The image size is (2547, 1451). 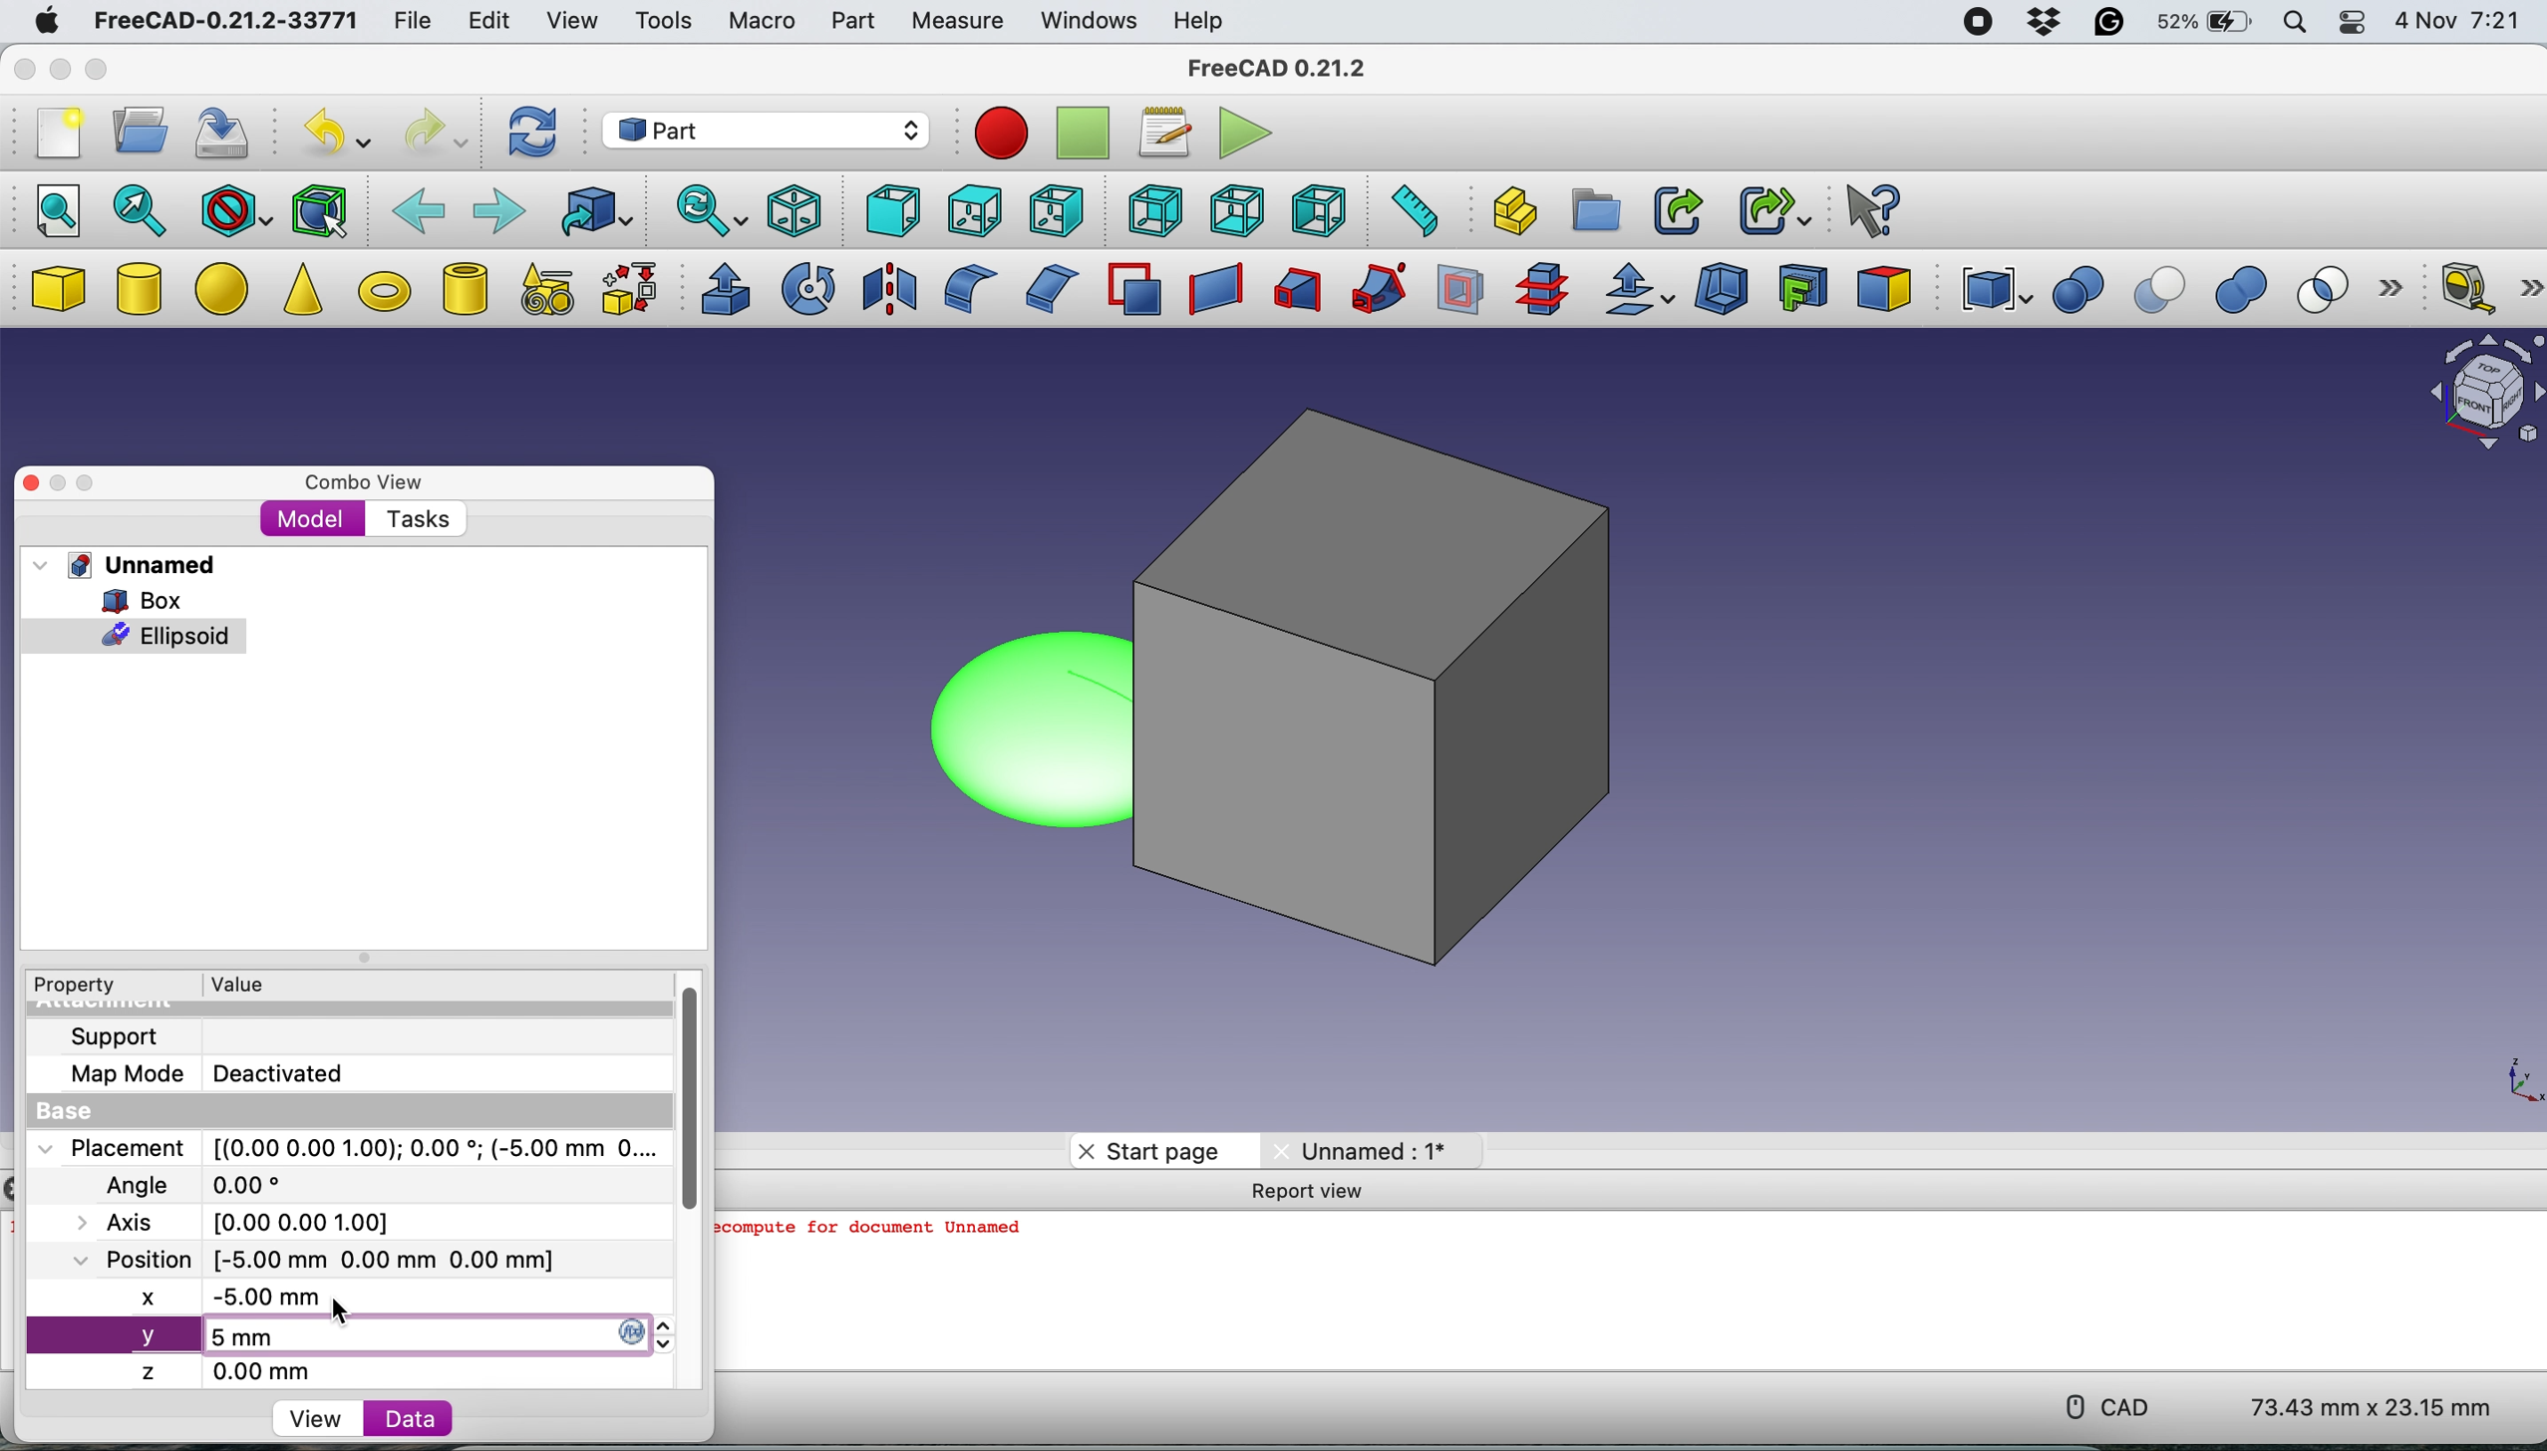 What do you see at coordinates (322, 1417) in the screenshot?
I see `view` at bounding box center [322, 1417].